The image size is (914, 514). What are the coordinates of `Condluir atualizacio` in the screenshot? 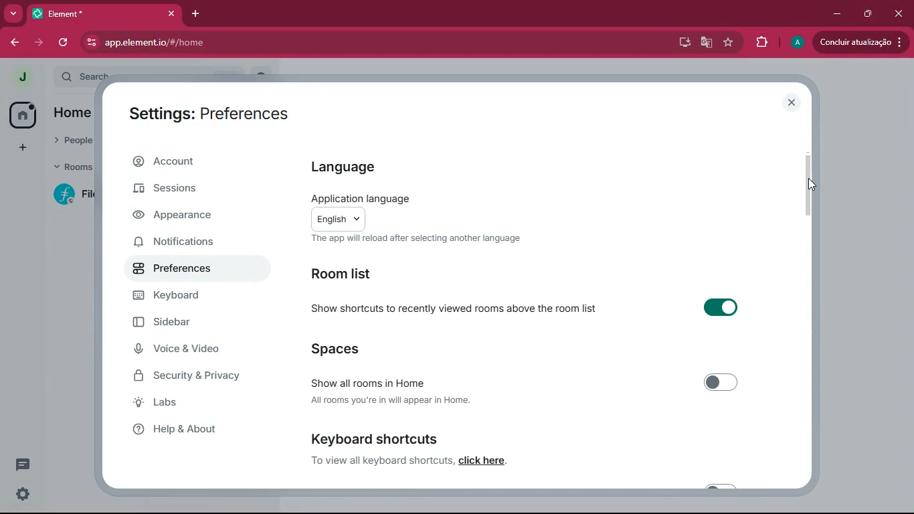 It's located at (858, 43).